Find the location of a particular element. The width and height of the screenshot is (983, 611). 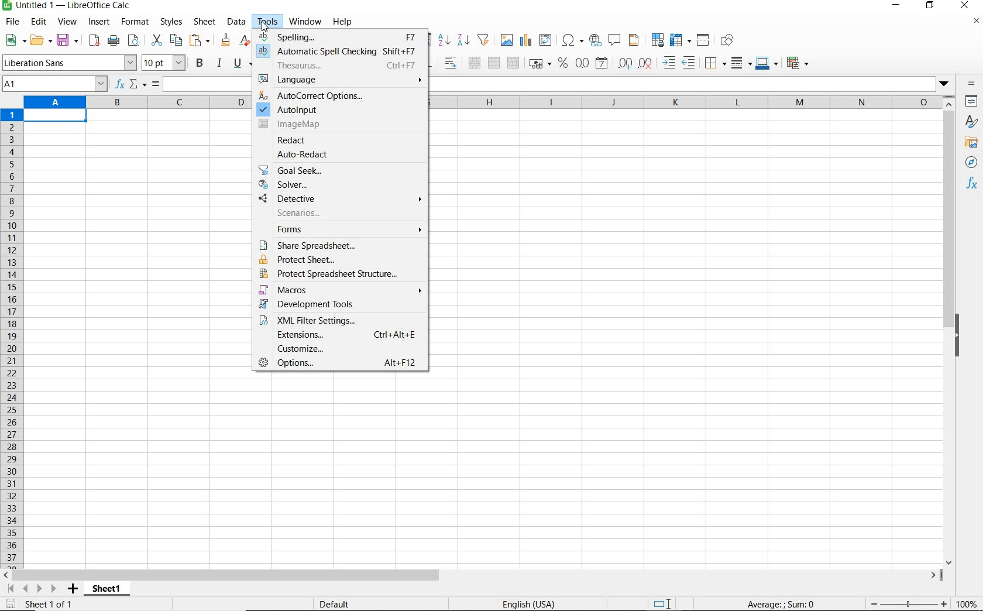

xml filter settings is located at coordinates (342, 320).